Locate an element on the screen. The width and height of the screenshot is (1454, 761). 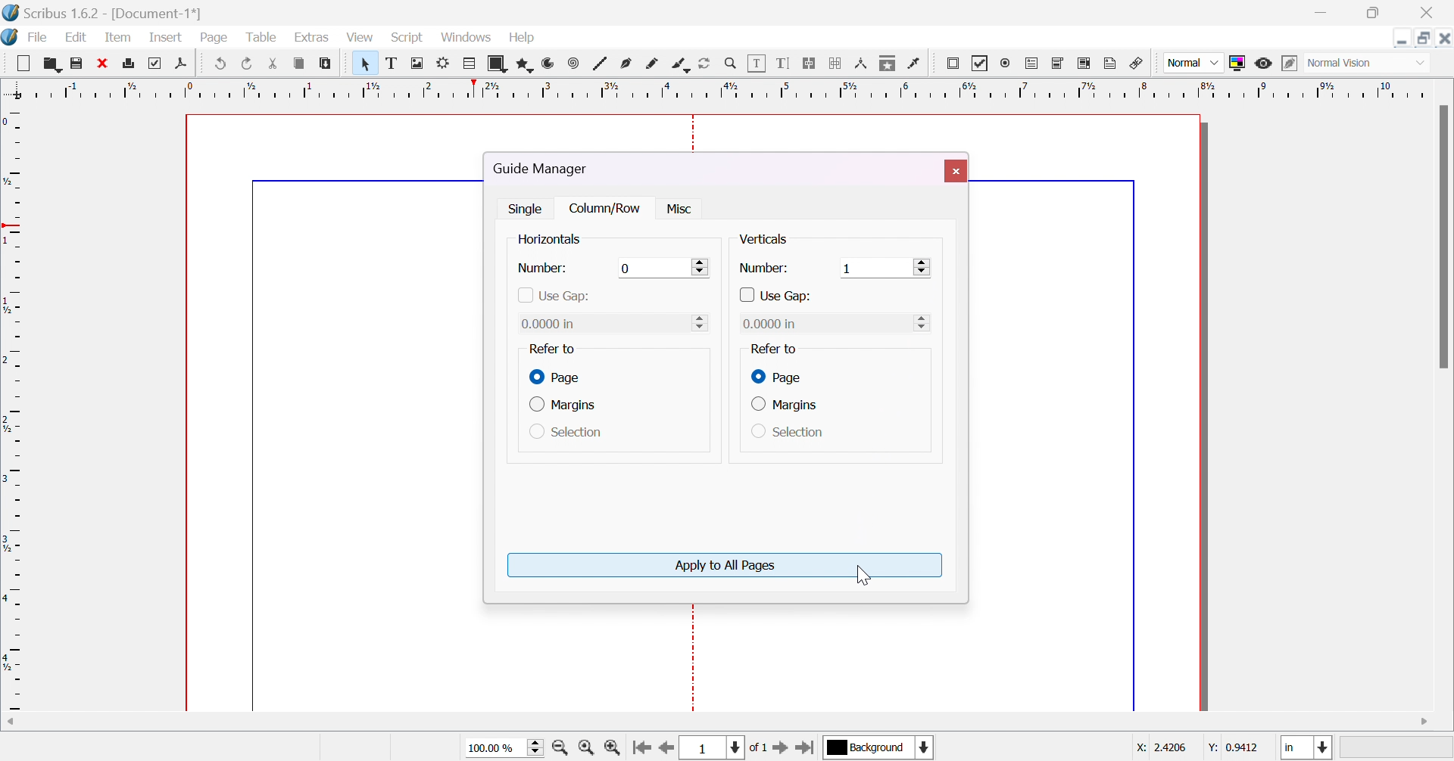
1 is located at coordinates (848, 268).